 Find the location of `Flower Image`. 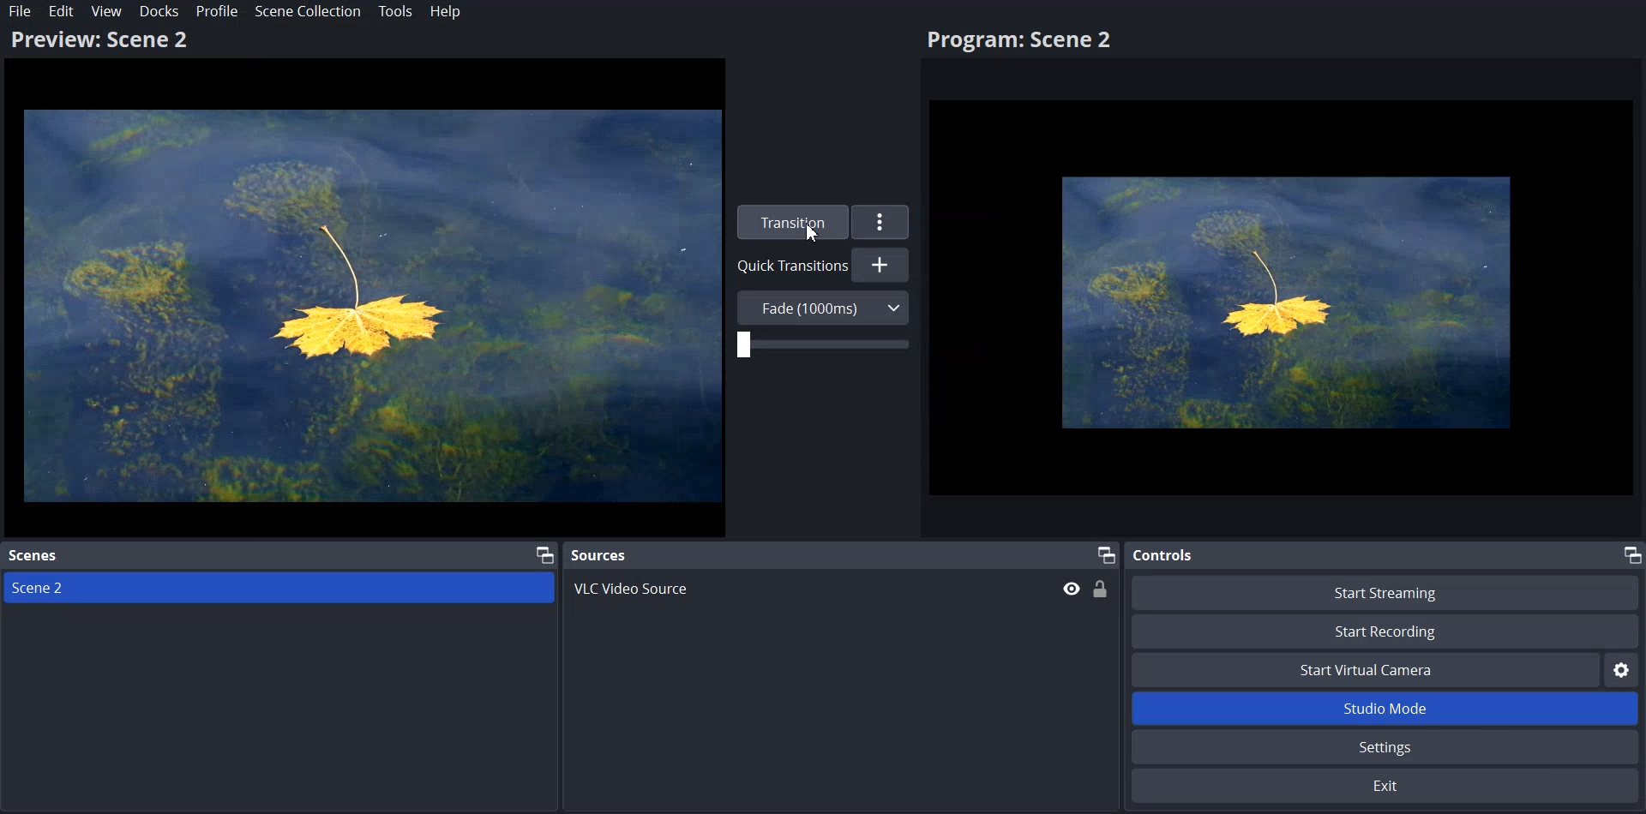

Flower Image is located at coordinates (1289, 300).